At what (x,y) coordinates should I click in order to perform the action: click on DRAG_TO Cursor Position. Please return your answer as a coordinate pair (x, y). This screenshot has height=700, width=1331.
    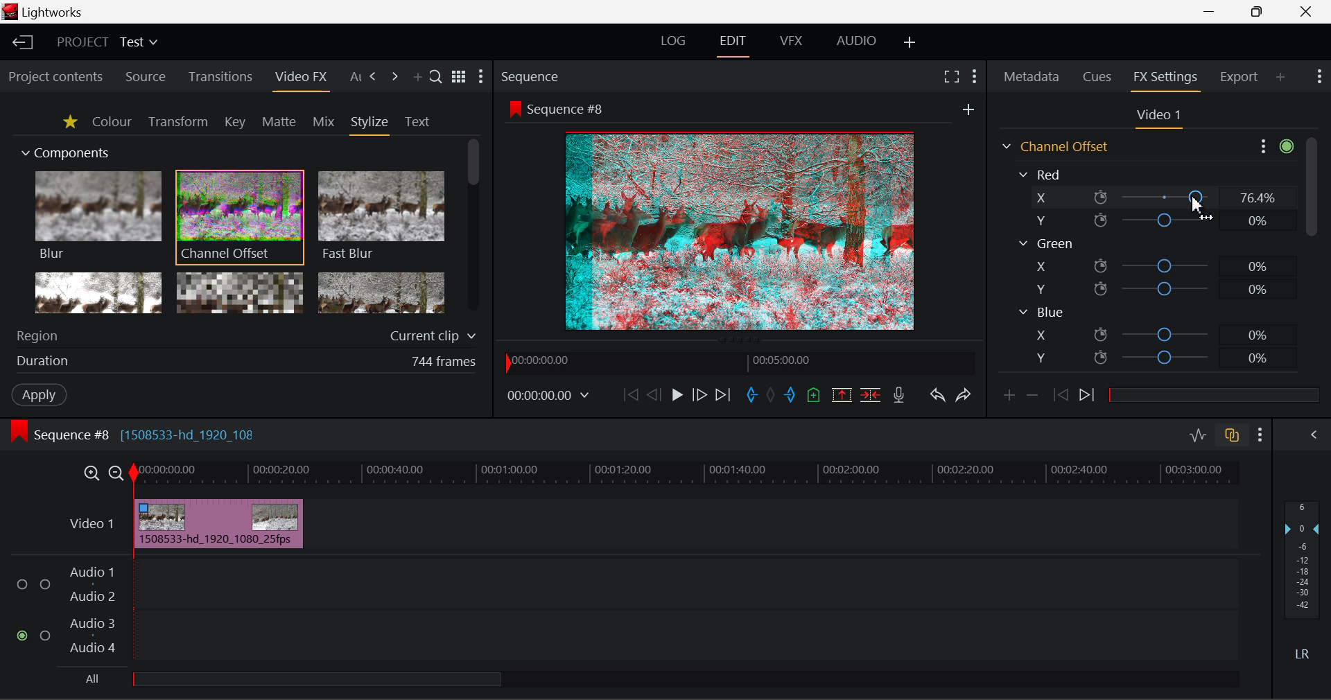
    Looking at the image, I should click on (1199, 198).